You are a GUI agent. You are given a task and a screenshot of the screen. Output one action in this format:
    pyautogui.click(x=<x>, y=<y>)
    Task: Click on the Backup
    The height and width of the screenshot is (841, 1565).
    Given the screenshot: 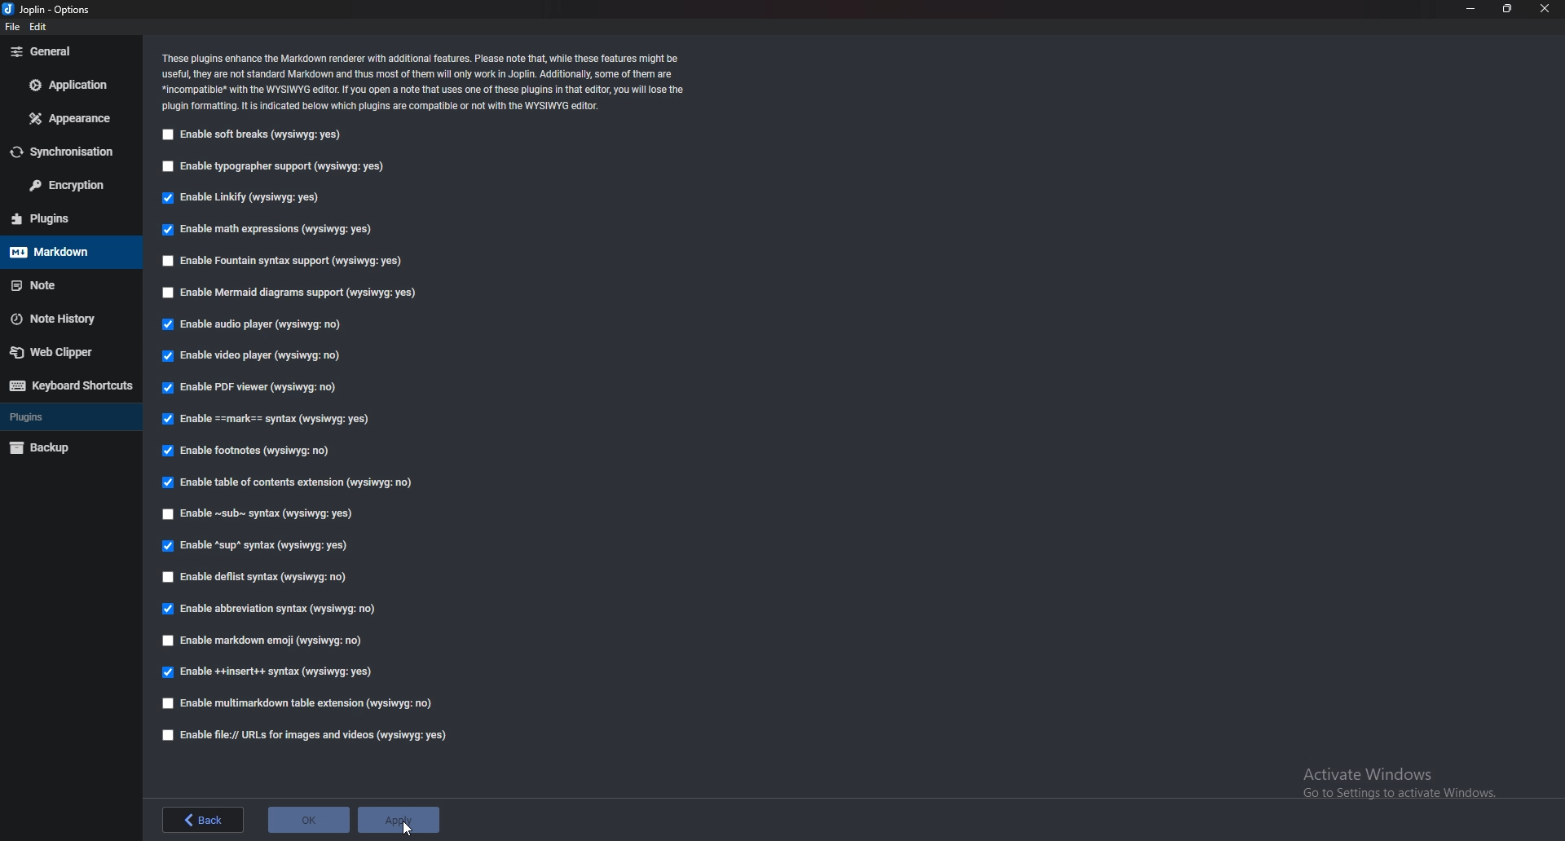 What is the action you would take?
    pyautogui.click(x=64, y=447)
    